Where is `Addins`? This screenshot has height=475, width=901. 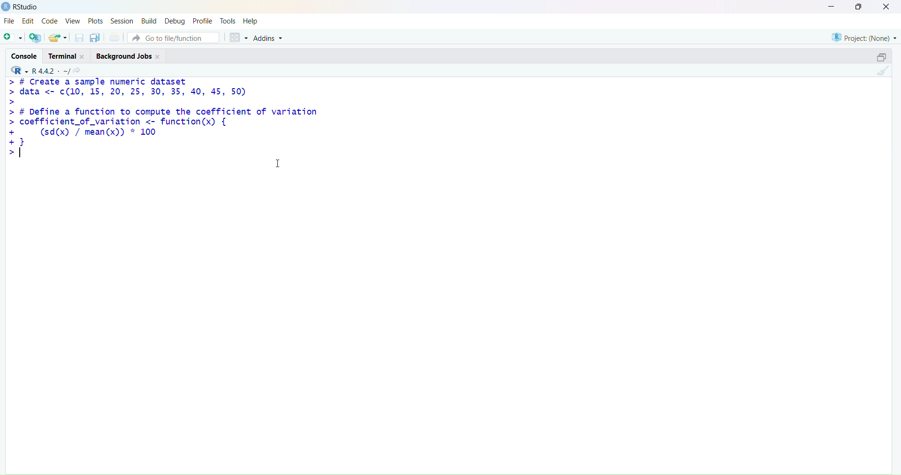
Addins is located at coordinates (269, 38).